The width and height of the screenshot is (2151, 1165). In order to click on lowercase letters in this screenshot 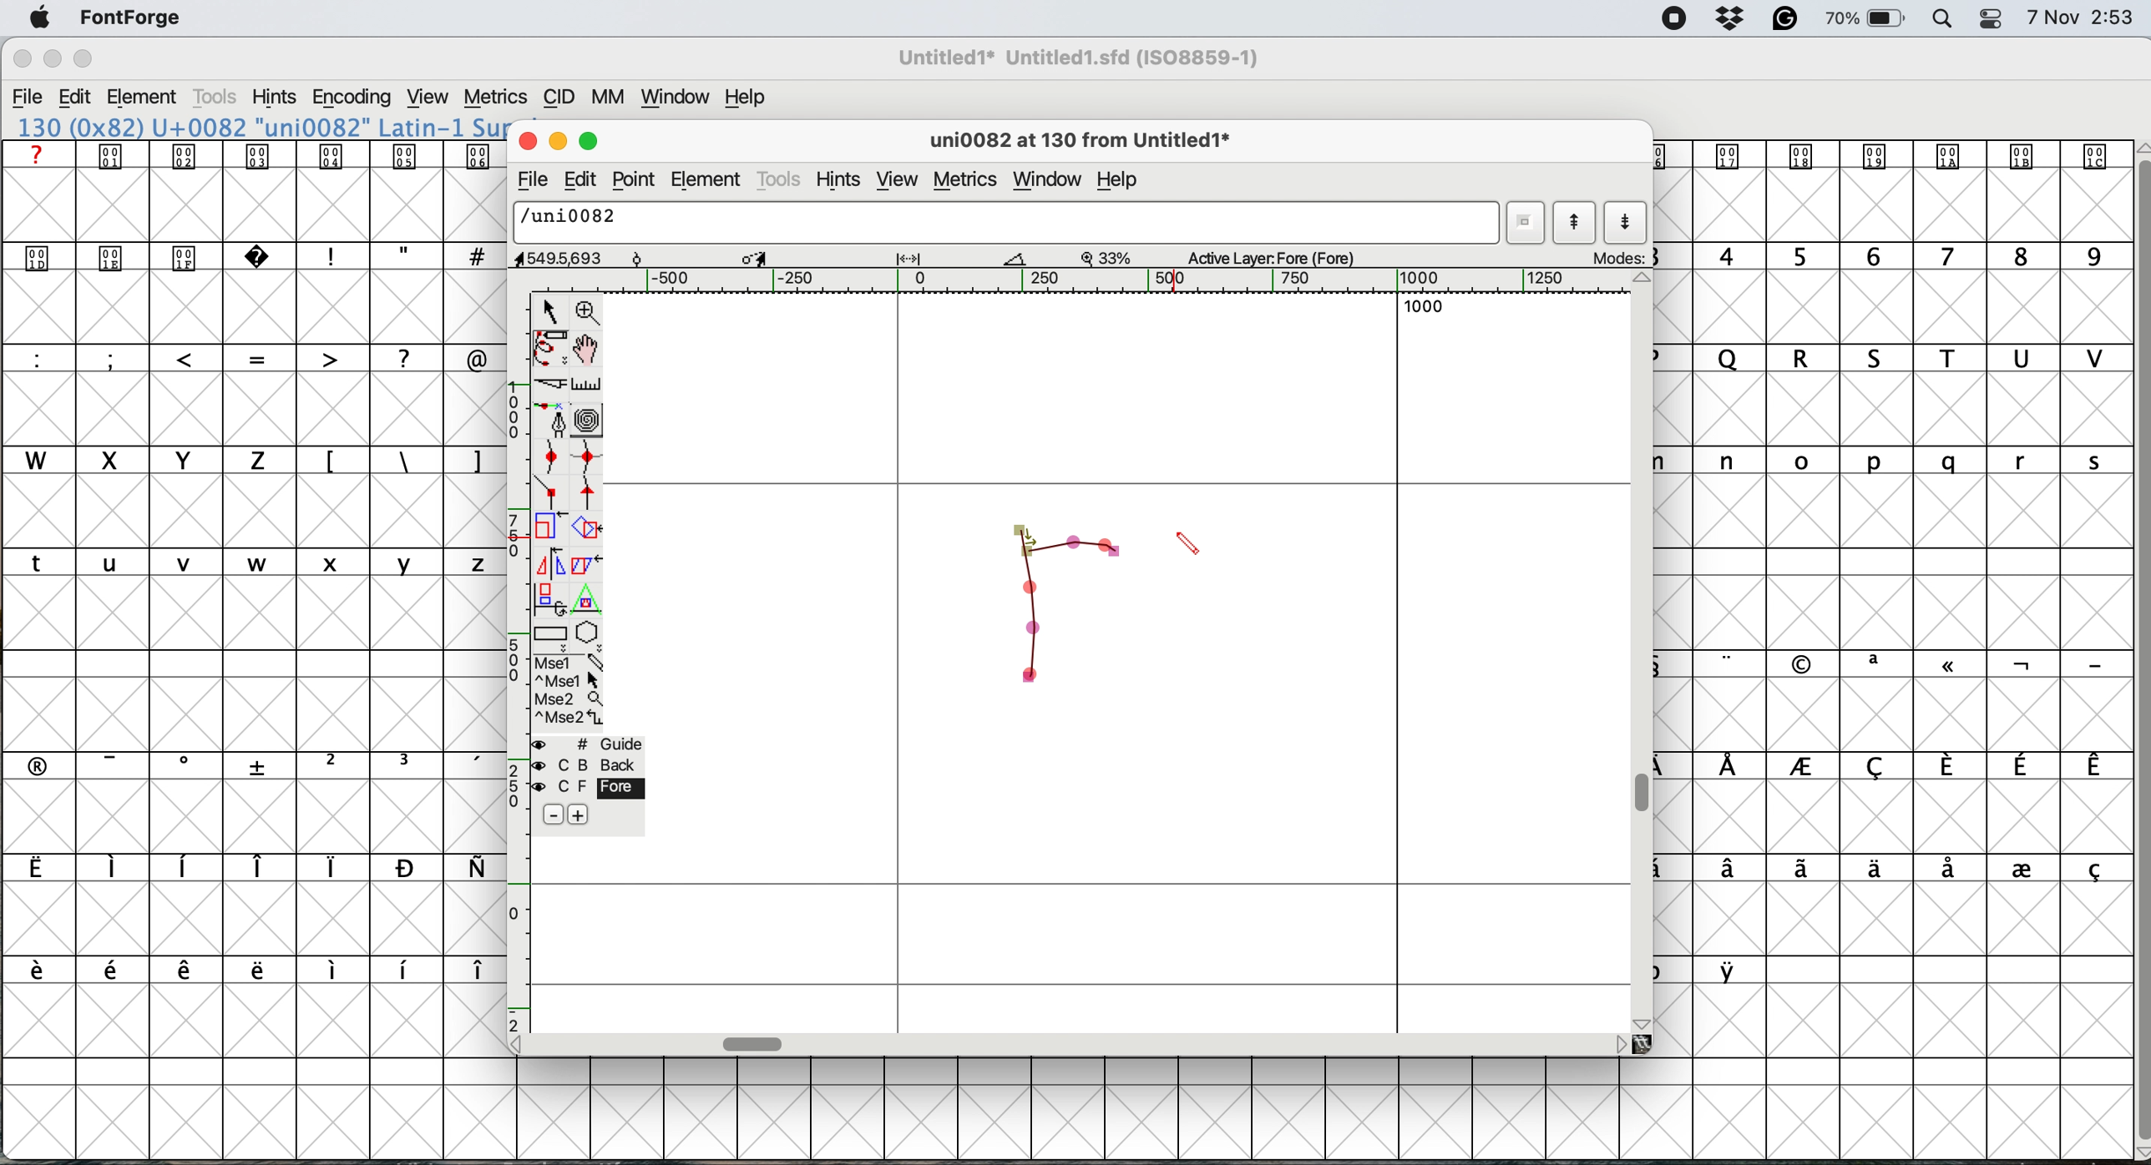, I will do `click(1881, 460)`.